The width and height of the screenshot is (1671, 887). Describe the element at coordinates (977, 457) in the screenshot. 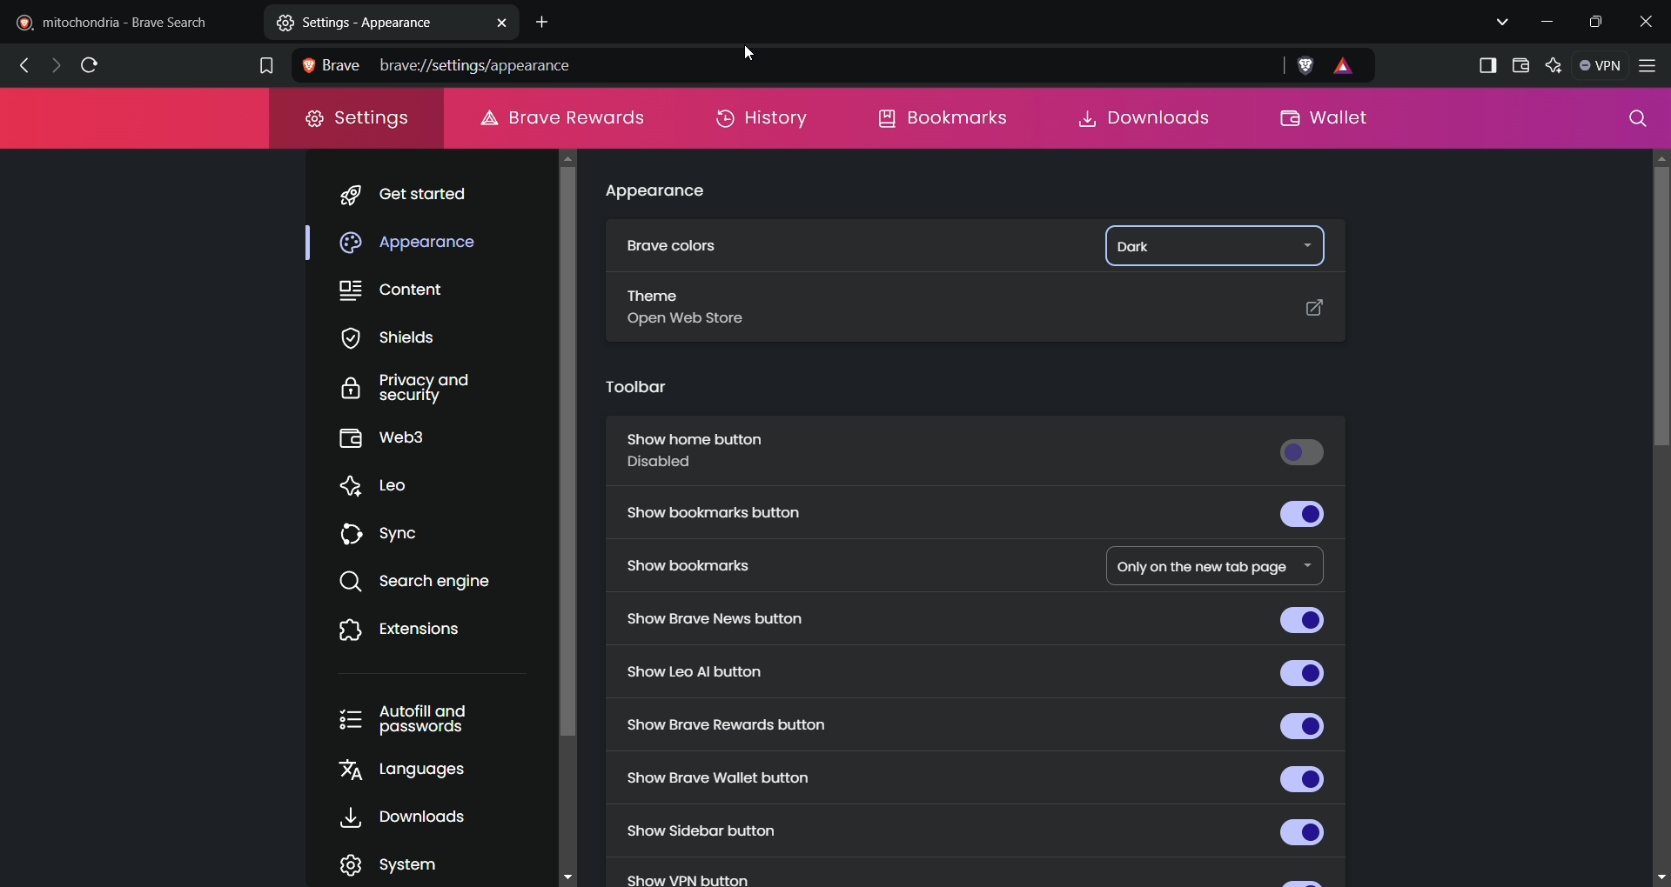

I see `show home button` at that location.